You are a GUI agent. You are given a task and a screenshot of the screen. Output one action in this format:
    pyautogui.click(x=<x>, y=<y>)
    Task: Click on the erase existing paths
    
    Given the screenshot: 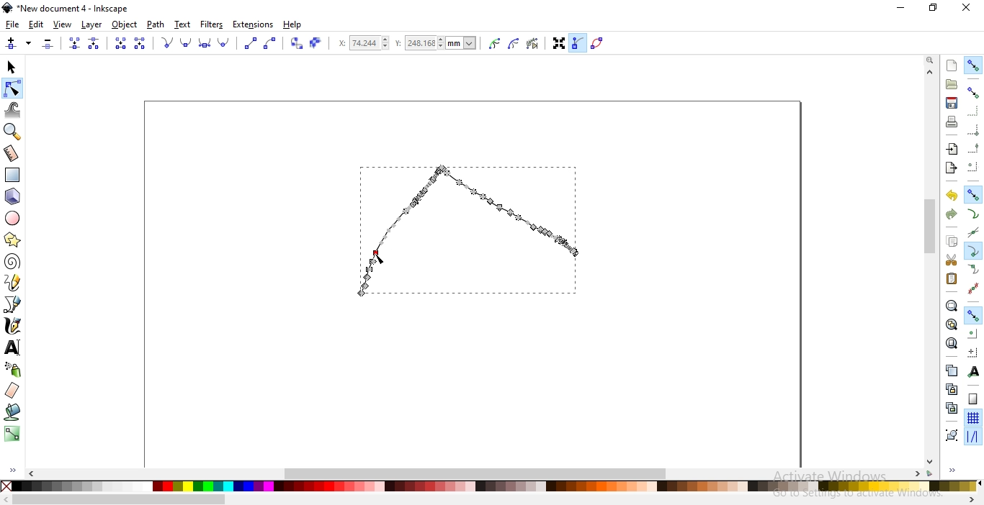 What is the action you would take?
    pyautogui.click(x=12, y=390)
    